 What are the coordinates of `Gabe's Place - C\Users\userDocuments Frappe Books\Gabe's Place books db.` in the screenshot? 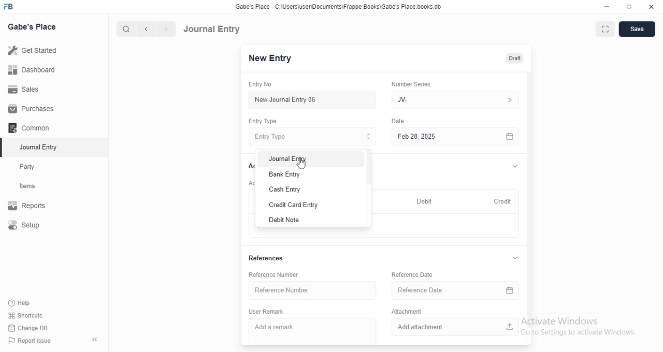 It's located at (339, 7).